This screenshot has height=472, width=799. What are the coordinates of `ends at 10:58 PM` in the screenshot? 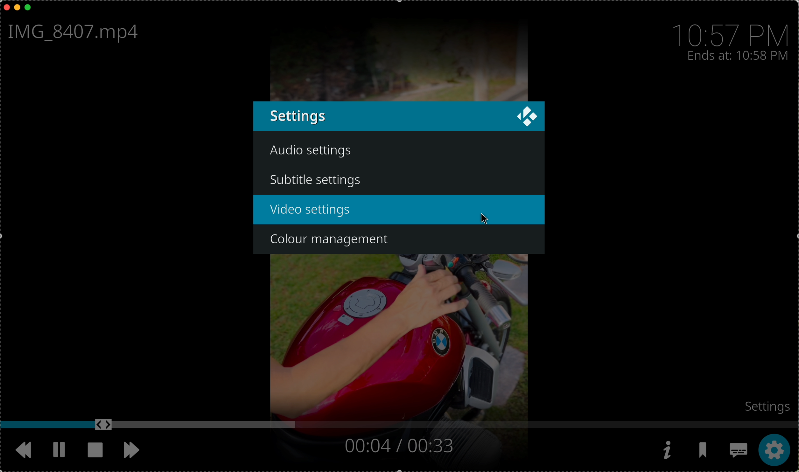 It's located at (738, 56).